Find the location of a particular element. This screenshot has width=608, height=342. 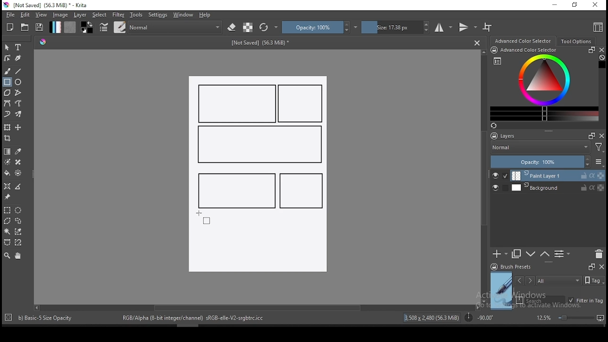

gradient tool is located at coordinates (8, 152).